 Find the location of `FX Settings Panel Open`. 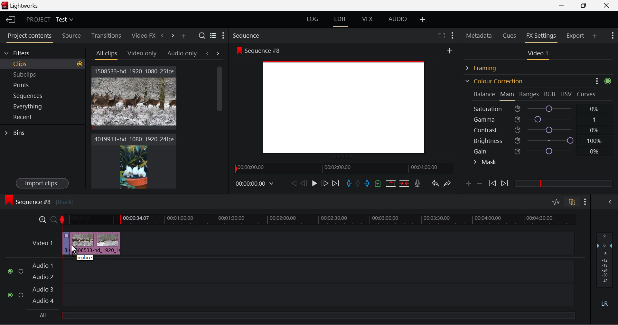

FX Settings Panel Open is located at coordinates (541, 36).